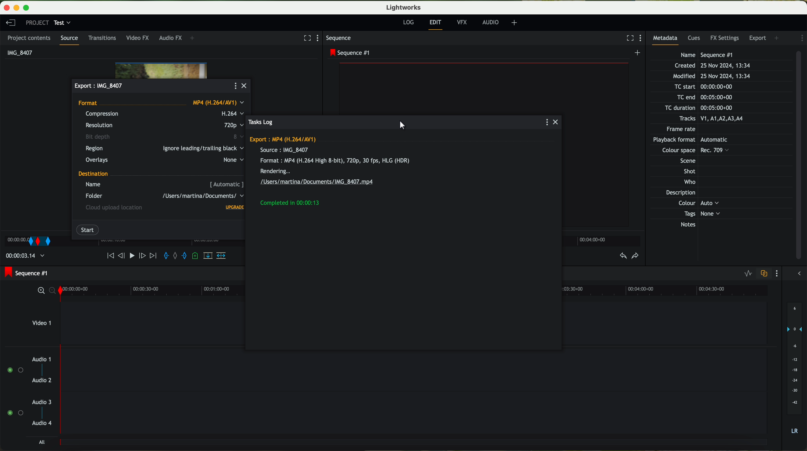 This screenshot has width=807, height=451. I want to click on zoom in, so click(38, 291).